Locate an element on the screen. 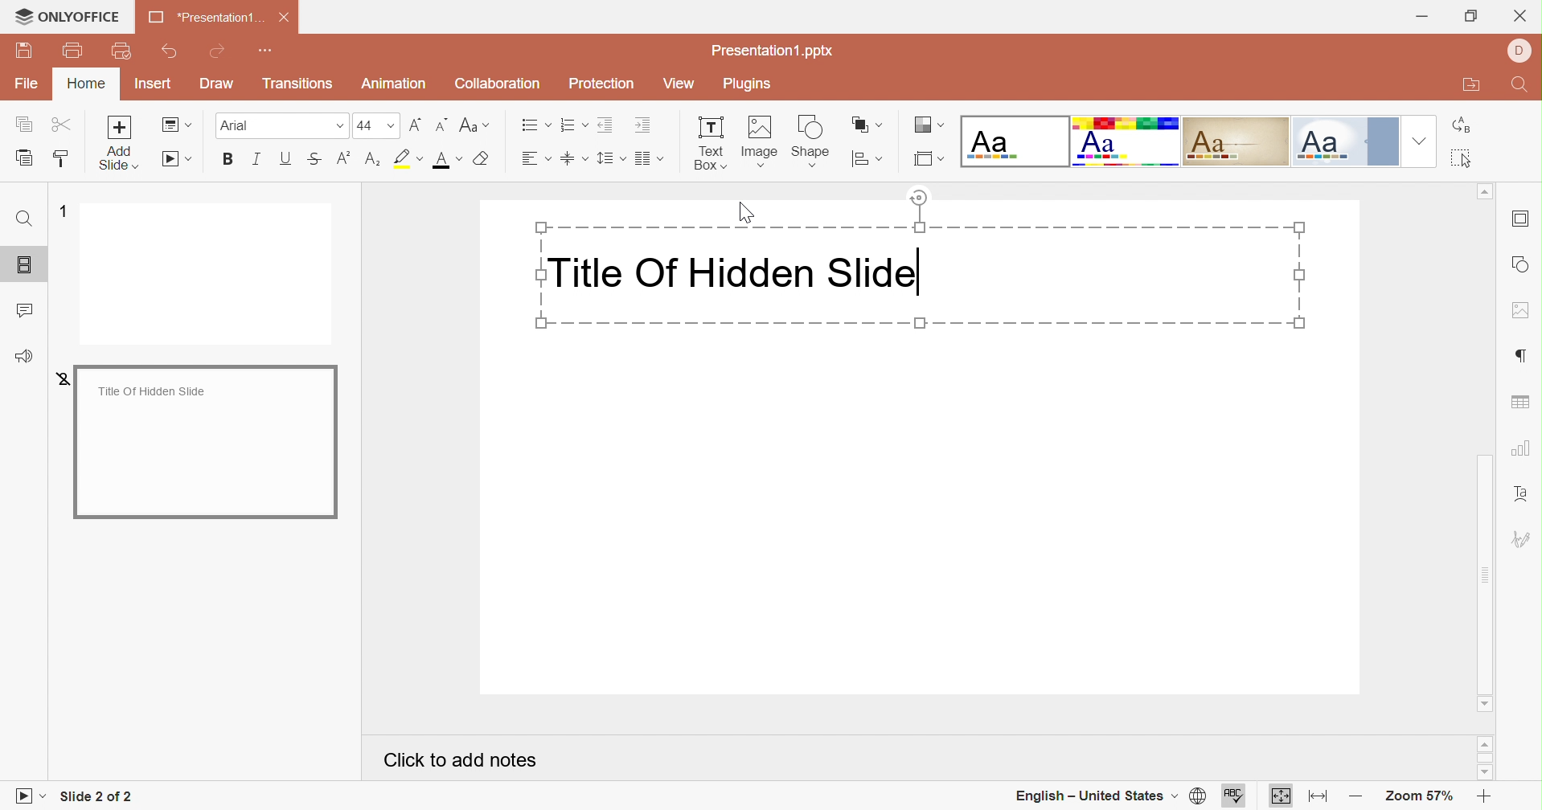  Comments is located at coordinates (27, 309).